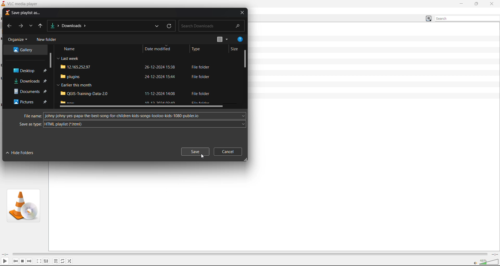 Image resolution: width=500 pixels, height=266 pixels. I want to click on save playlist as, so click(22, 13).